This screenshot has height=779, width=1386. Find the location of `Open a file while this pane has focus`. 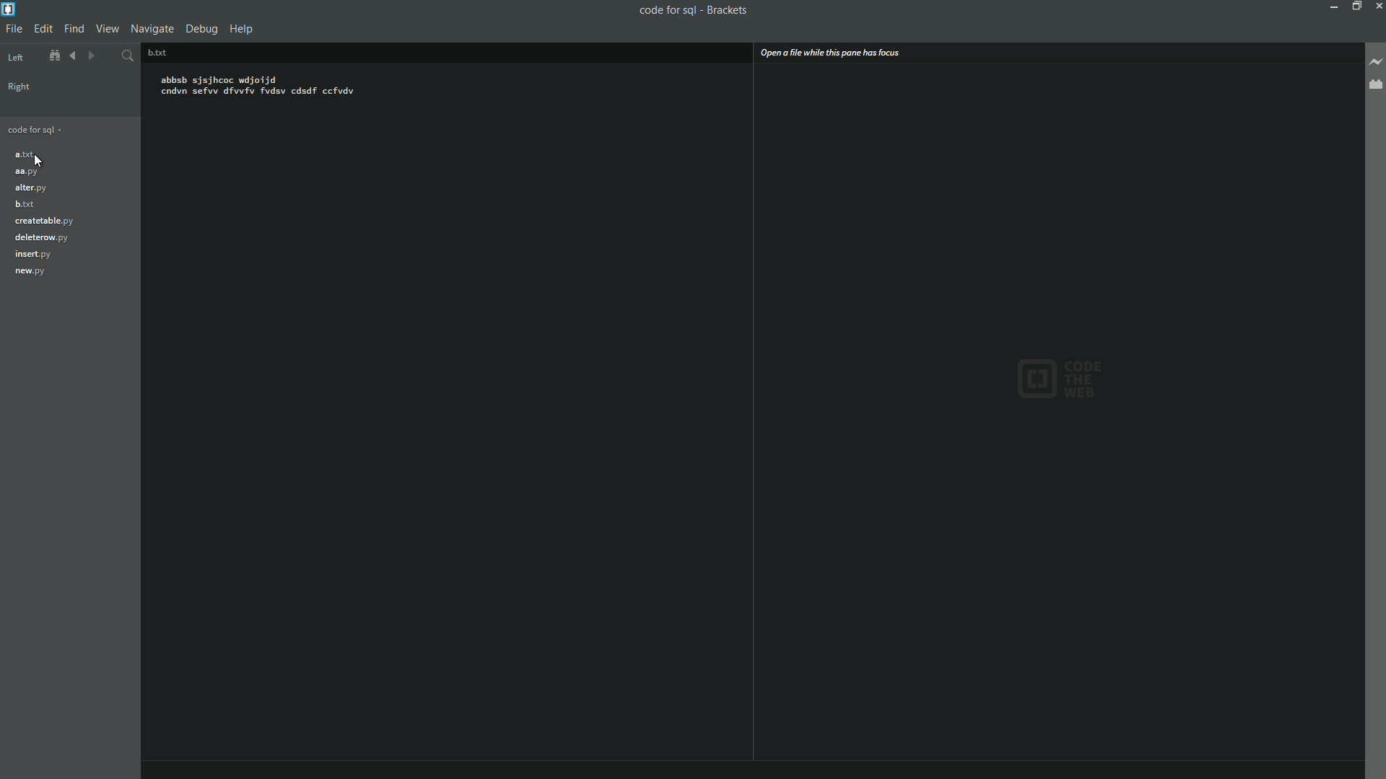

Open a file while this pane has focus is located at coordinates (829, 53).